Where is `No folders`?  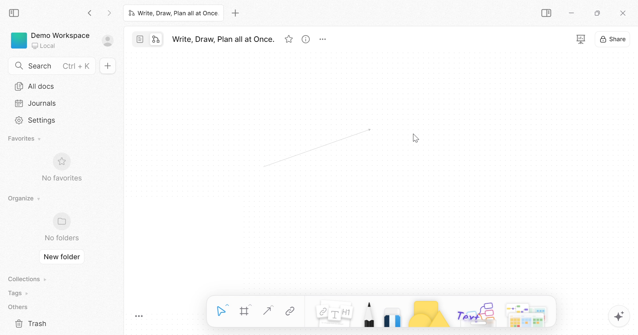 No folders is located at coordinates (61, 238).